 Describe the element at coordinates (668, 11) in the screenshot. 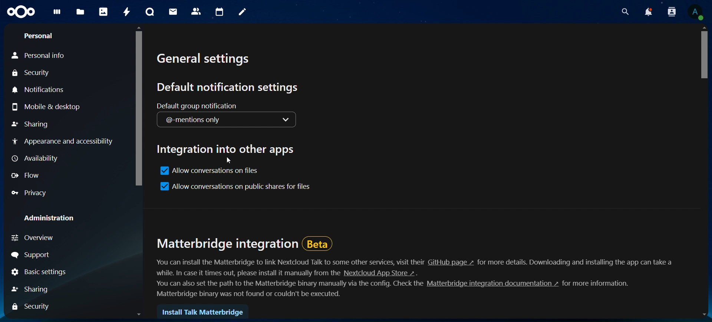

I see `search contacts` at that location.